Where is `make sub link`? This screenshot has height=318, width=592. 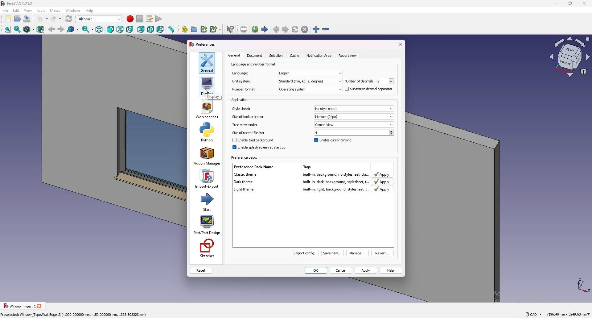
make sub link is located at coordinates (216, 29).